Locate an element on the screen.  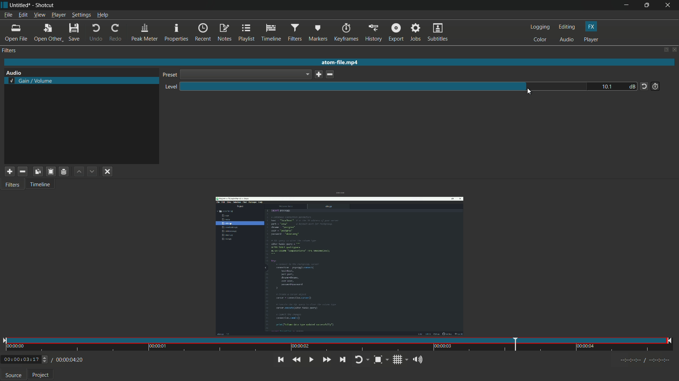
view menu is located at coordinates (39, 15).